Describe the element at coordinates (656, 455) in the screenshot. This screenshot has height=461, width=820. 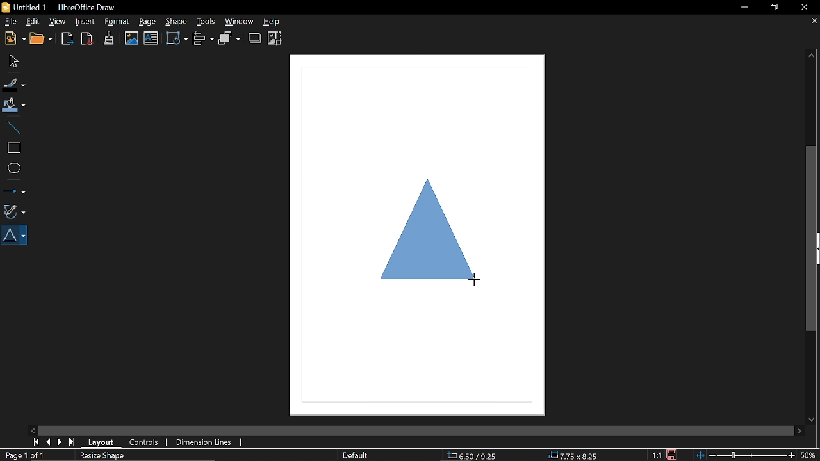
I see `Scaling factor` at that location.